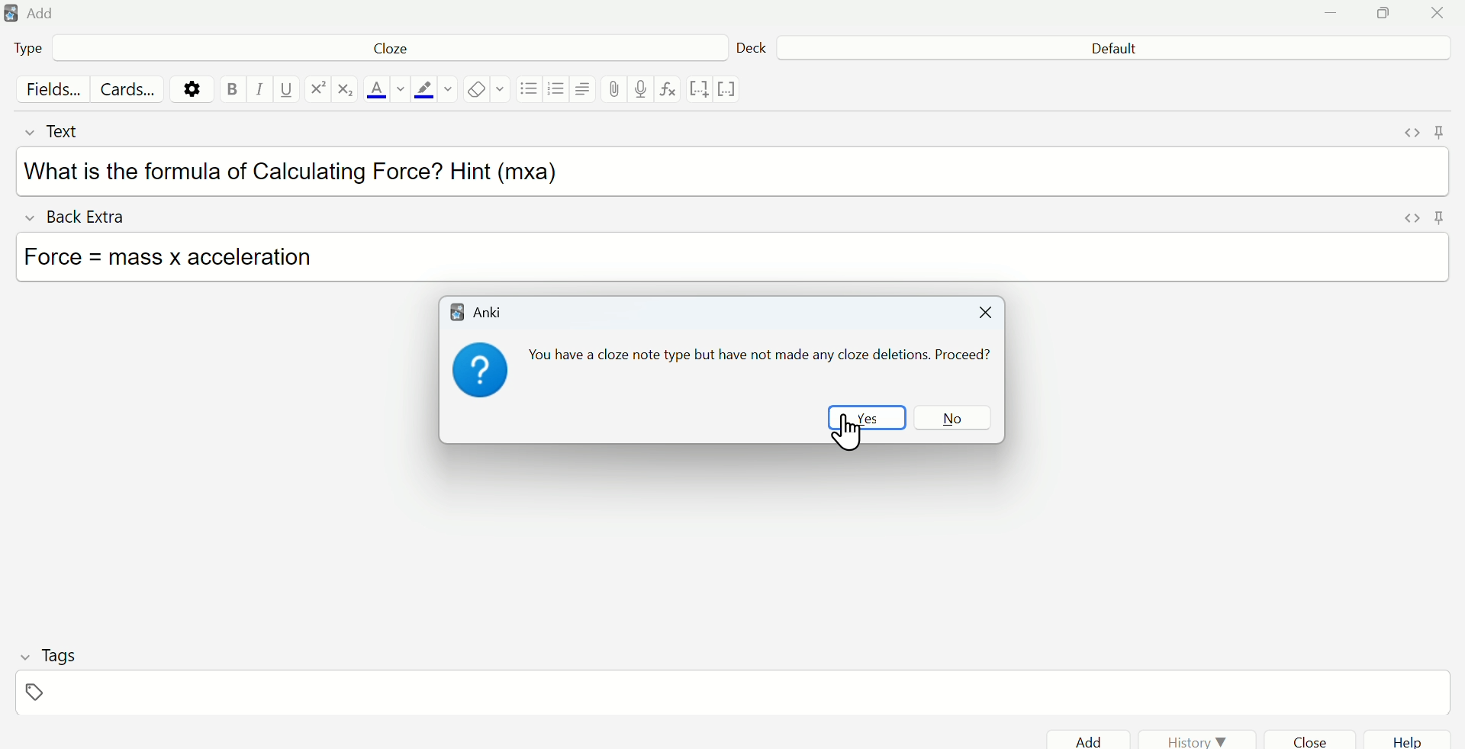 The width and height of the screenshot is (1465, 749). I want to click on Cloze, so click(385, 51).